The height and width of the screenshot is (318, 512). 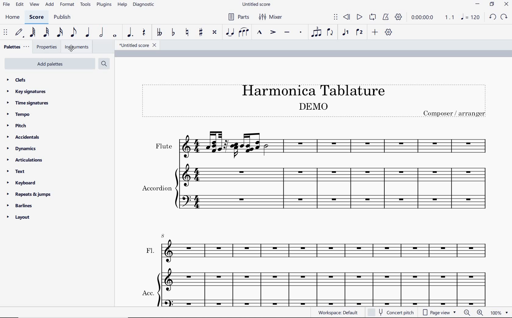 I want to click on workspace: default, so click(x=337, y=312).